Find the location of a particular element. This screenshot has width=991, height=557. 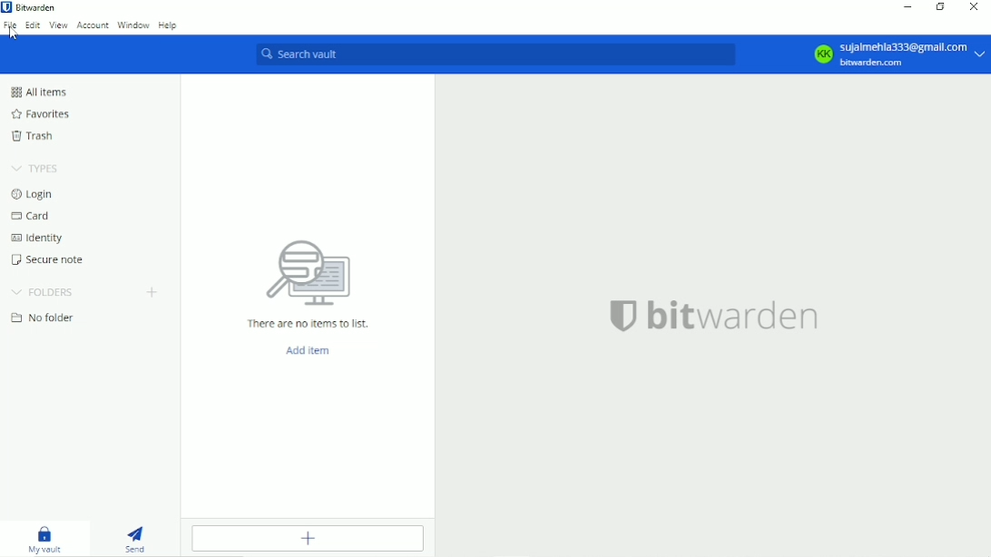

cursor is located at coordinates (15, 35).